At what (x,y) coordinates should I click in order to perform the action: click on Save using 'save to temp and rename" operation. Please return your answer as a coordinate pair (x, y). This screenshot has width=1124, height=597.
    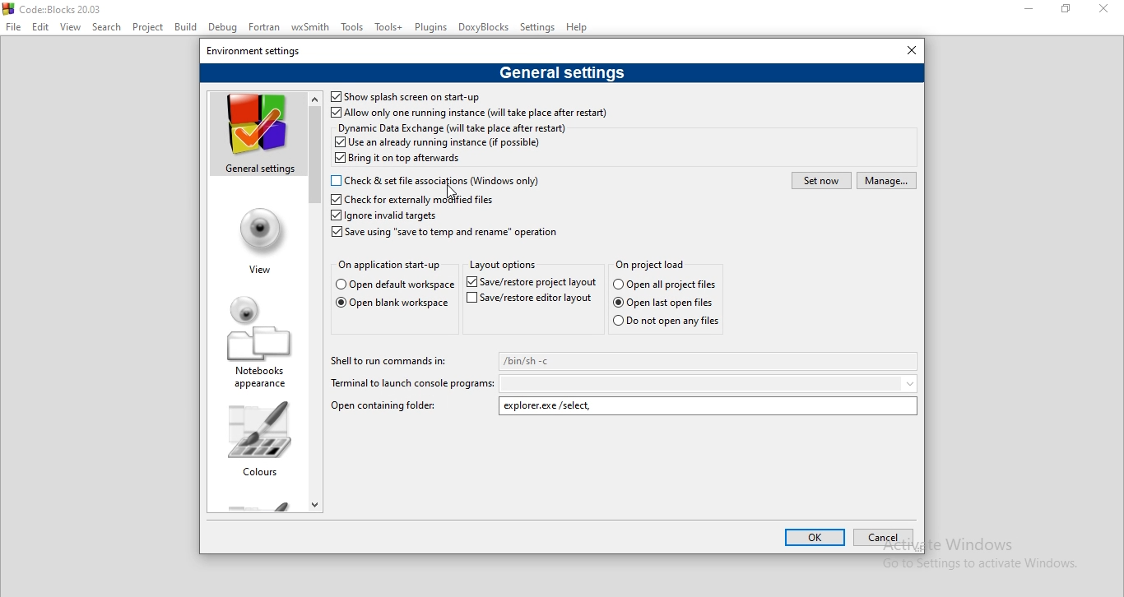
    Looking at the image, I should click on (448, 233).